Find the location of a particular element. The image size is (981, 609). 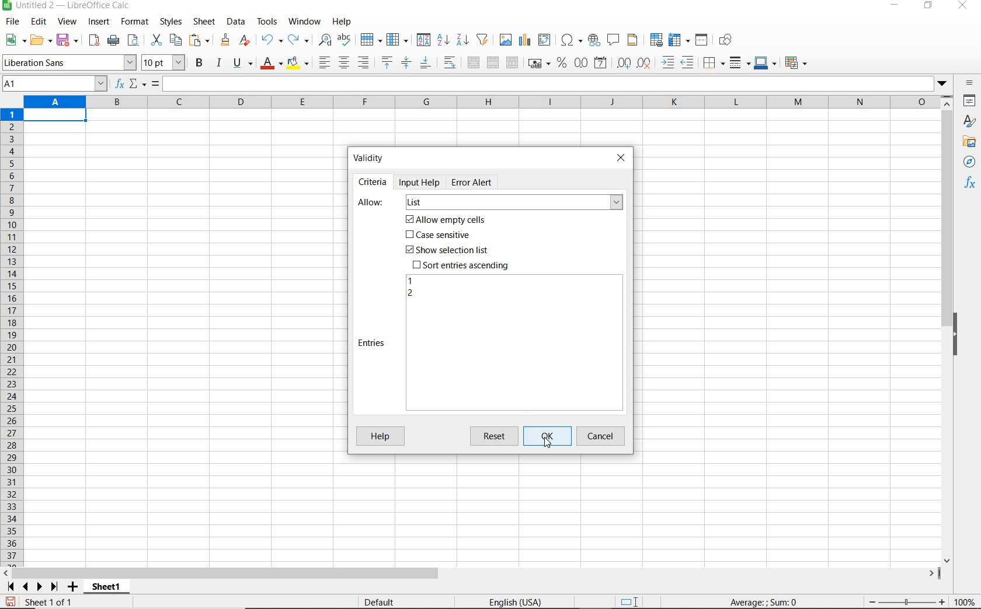

define print area is located at coordinates (655, 40).